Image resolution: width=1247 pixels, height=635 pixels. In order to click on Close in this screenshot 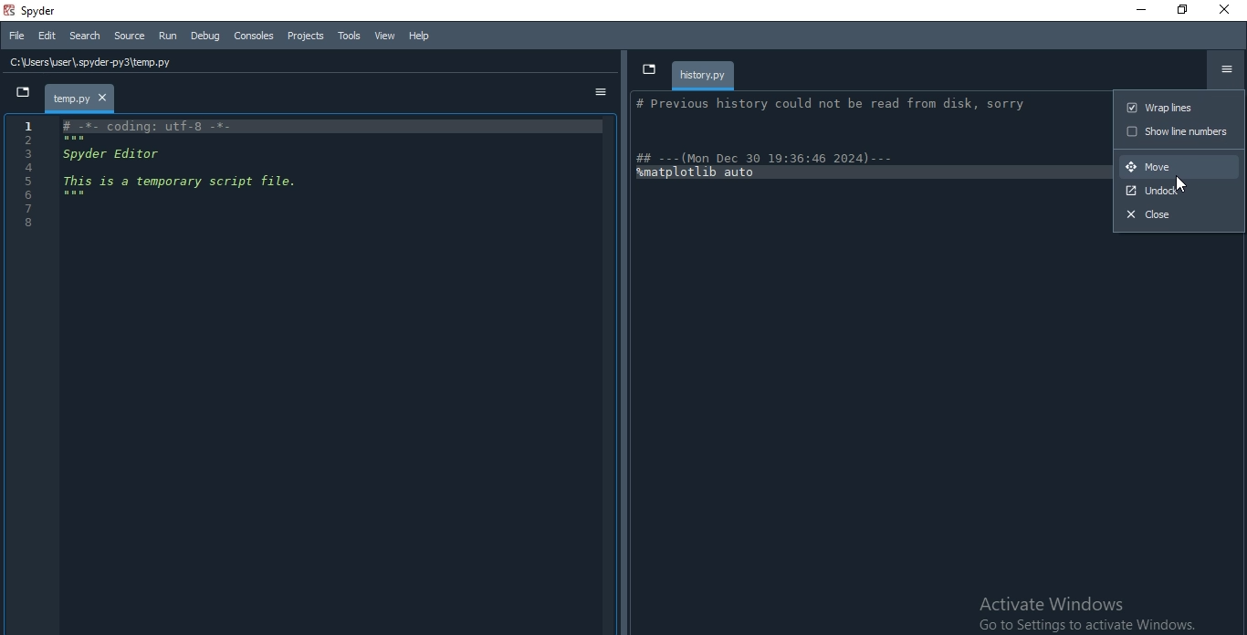, I will do `click(1228, 11)`.